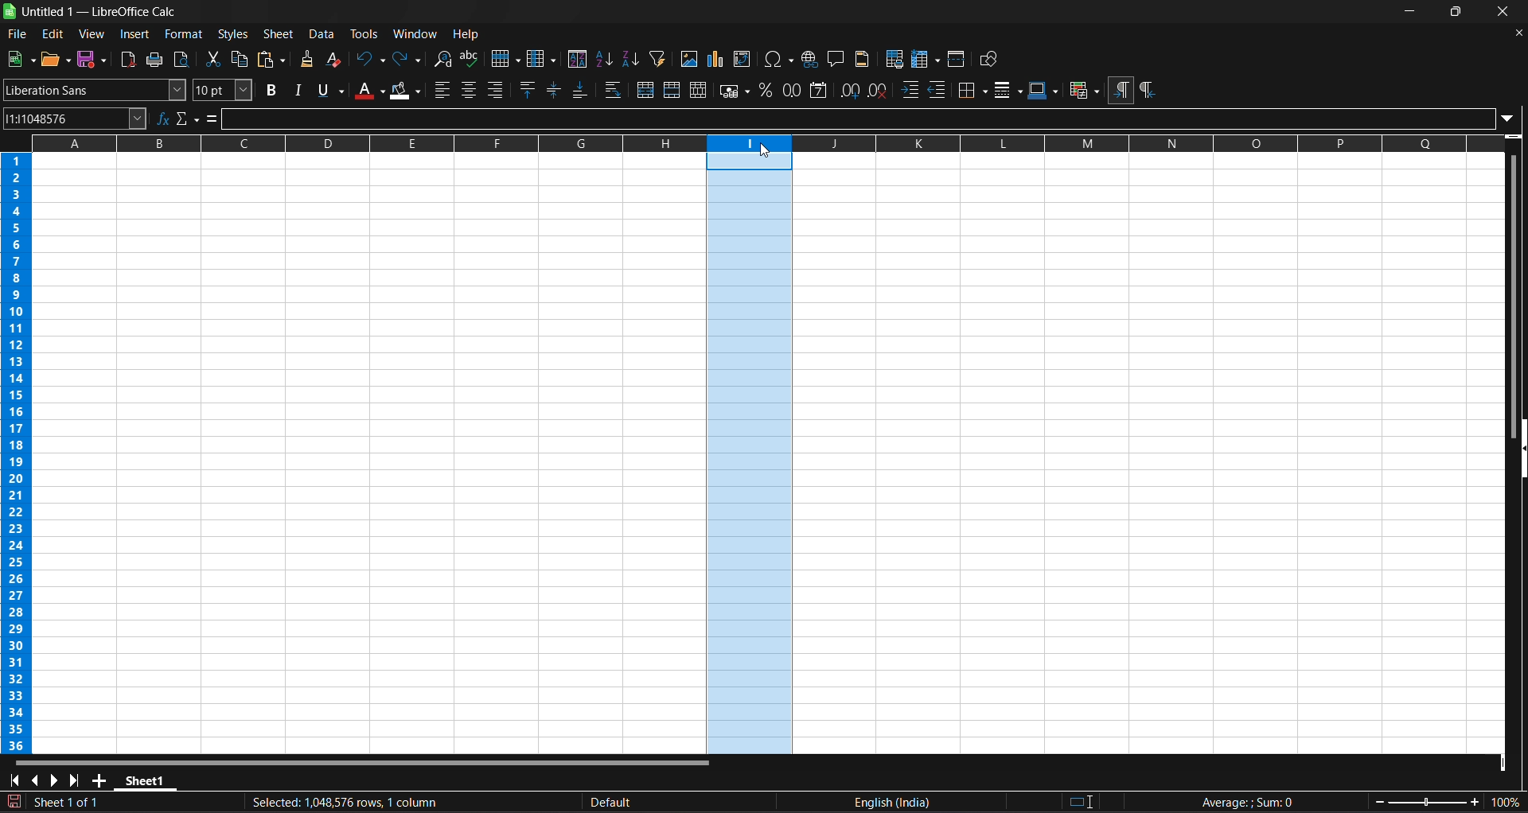 The height and width of the screenshot is (813, 1528). Describe the element at coordinates (877, 91) in the screenshot. I see `remove decimal place` at that location.